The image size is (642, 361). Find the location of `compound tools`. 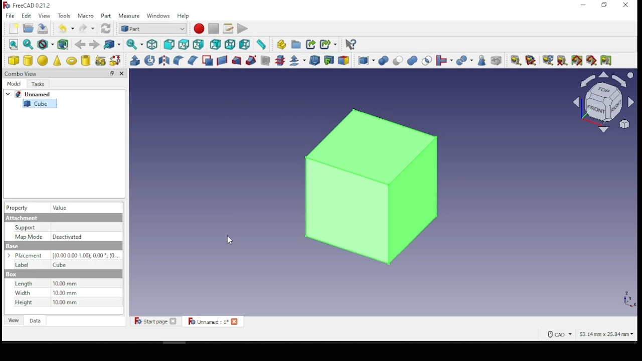

compound tools is located at coordinates (366, 61).